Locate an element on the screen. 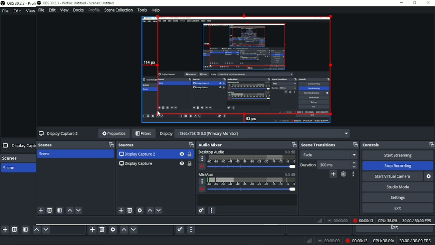 The height and width of the screenshot is (245, 435). volume is located at coordinates (202, 168).